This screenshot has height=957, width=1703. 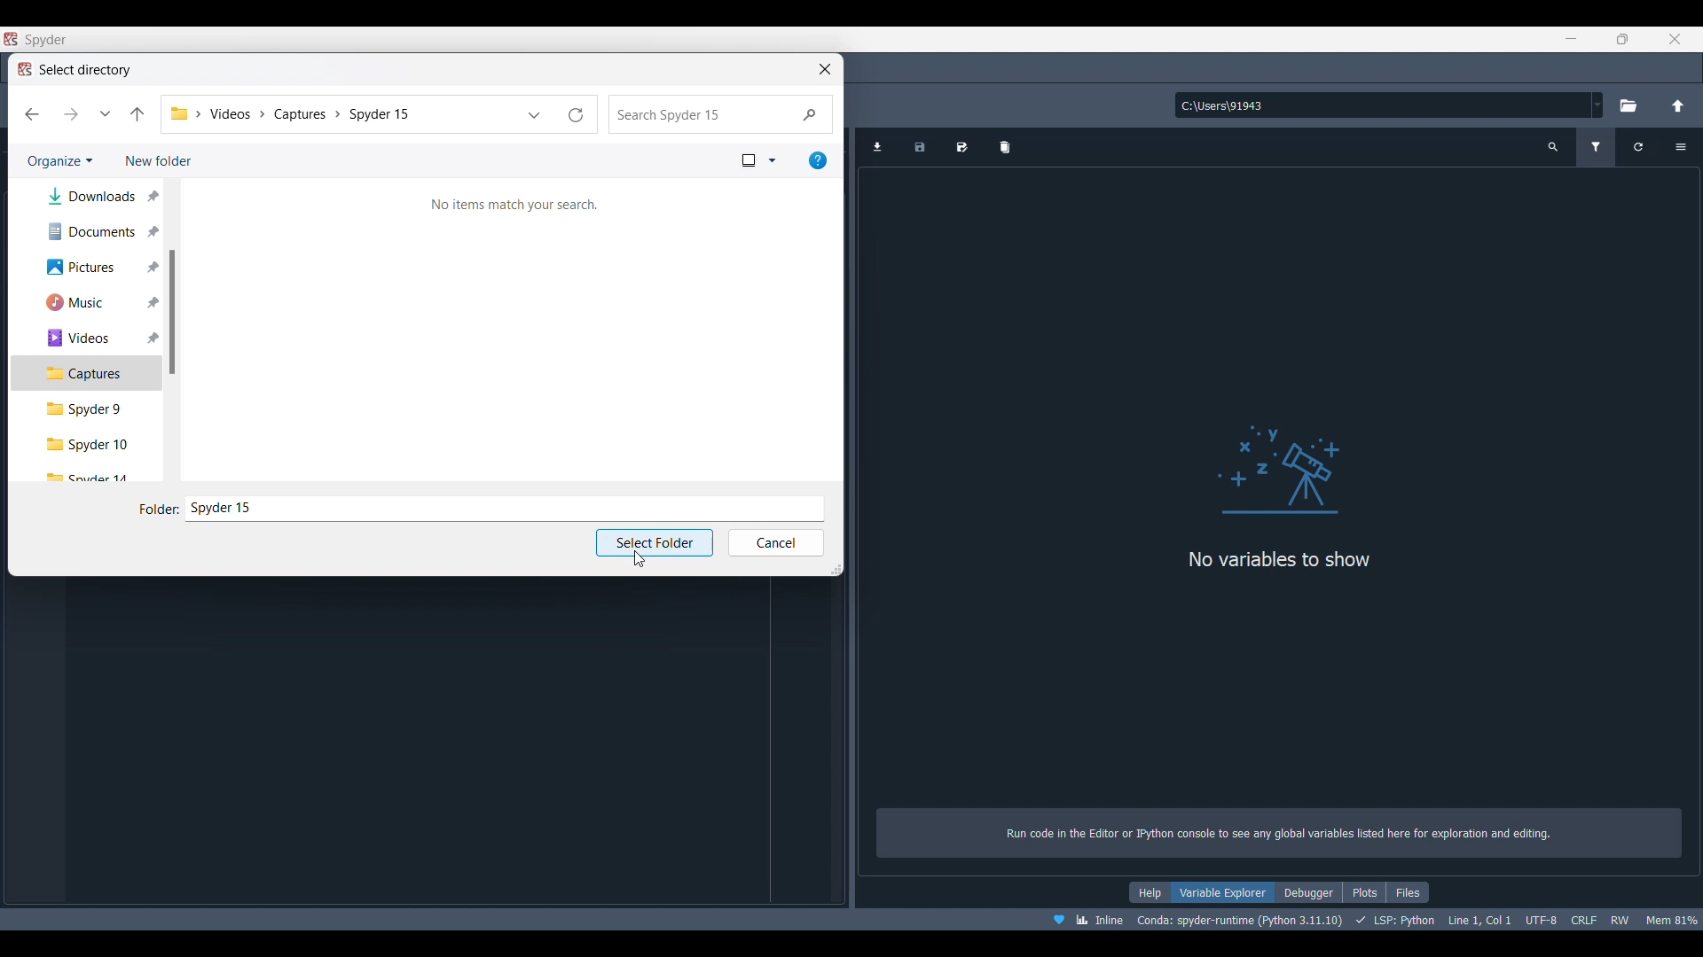 I want to click on Help, so click(x=1150, y=892).